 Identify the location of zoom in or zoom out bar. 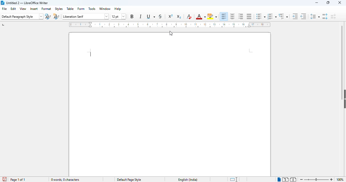
(316, 180).